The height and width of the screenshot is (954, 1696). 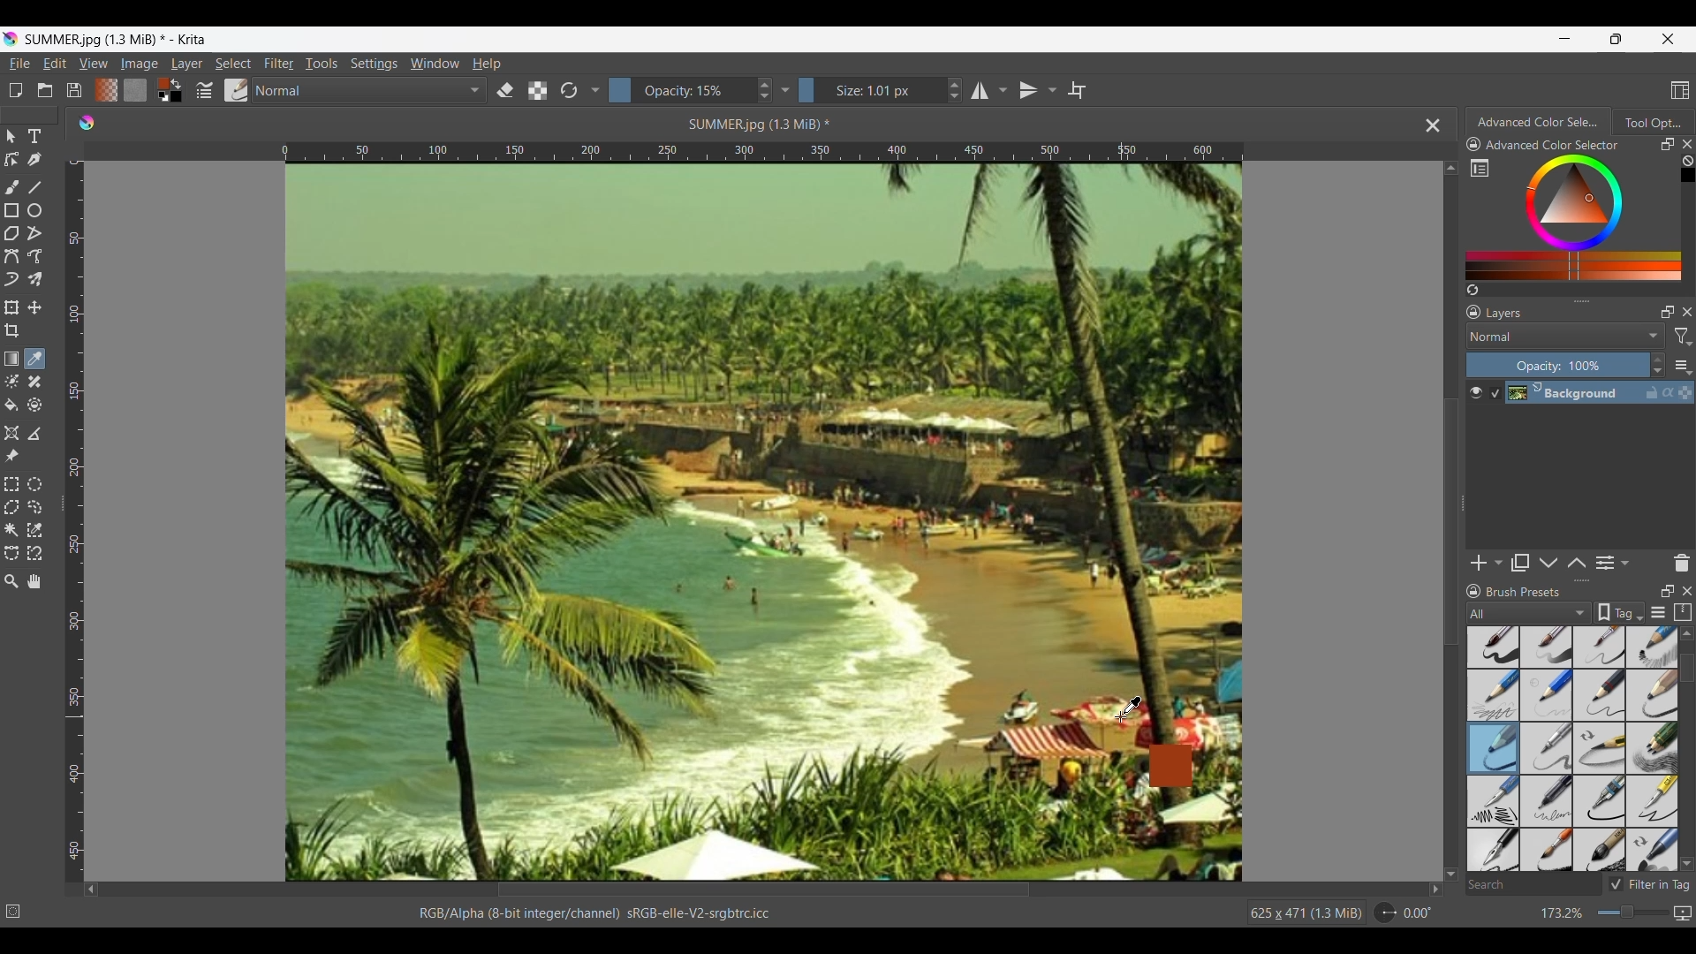 I want to click on File menu, so click(x=19, y=64).